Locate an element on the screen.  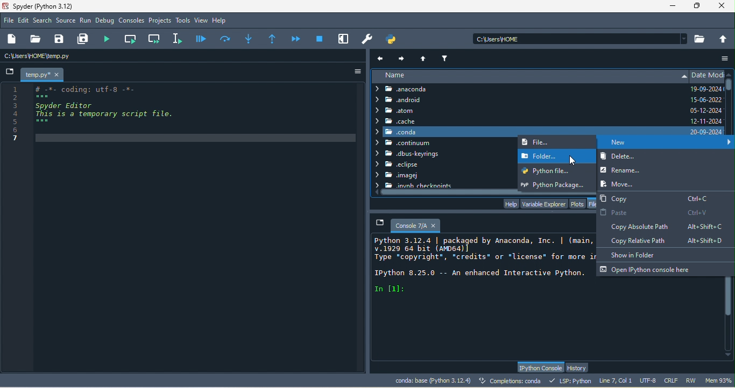
consoles is located at coordinates (132, 21).